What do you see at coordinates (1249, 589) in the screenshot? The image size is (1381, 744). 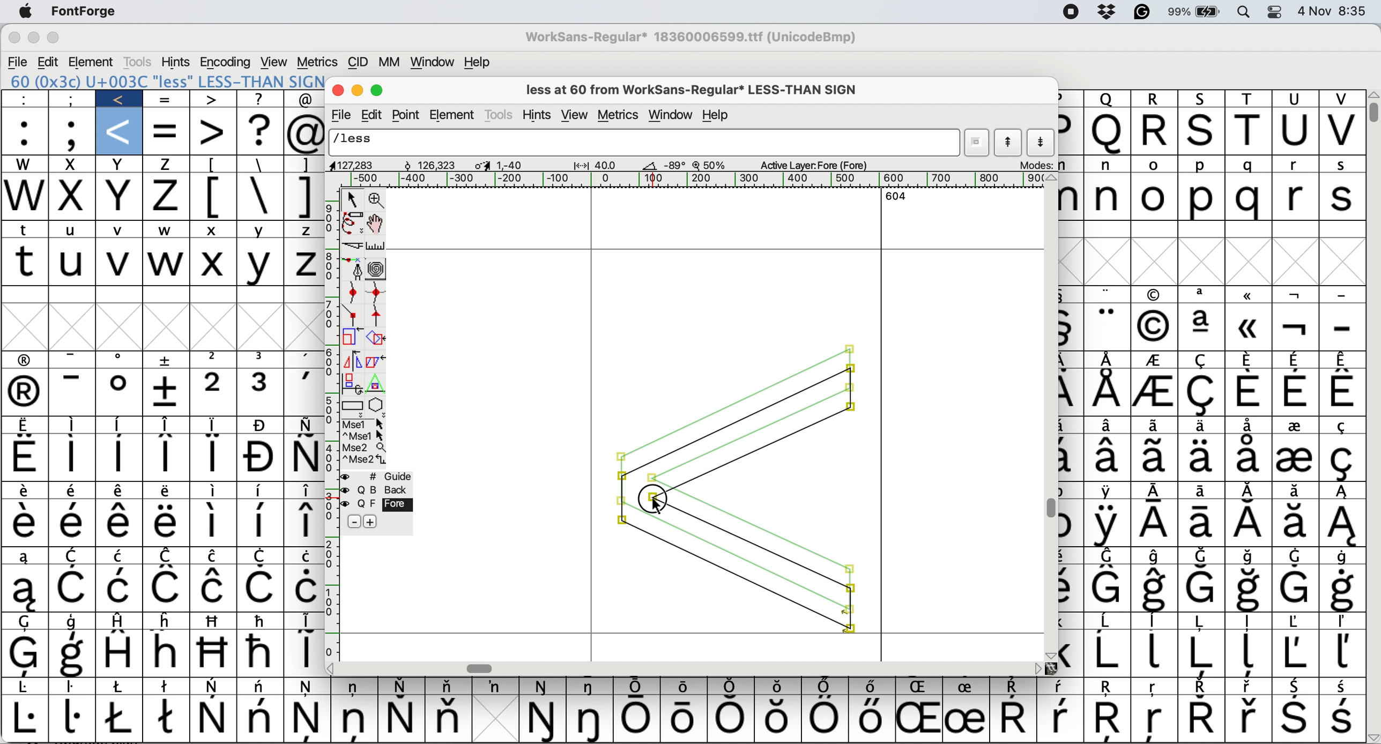 I see `SymbolSymbol` at bounding box center [1249, 589].